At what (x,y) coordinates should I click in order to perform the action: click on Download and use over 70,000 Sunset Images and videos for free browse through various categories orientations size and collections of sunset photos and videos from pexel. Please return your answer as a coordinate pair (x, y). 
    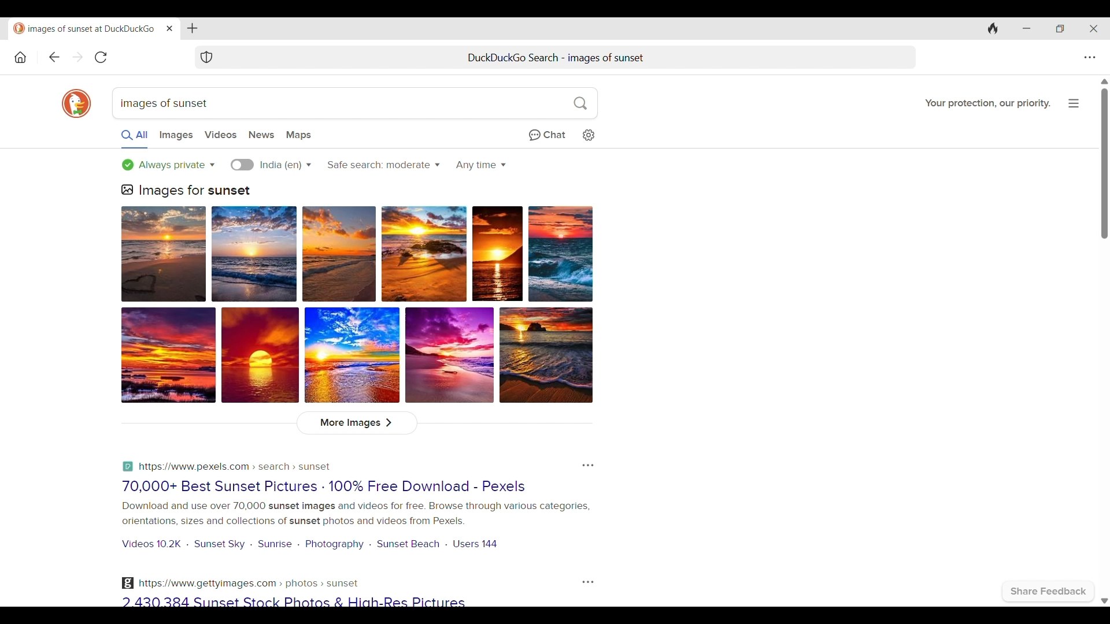
    Looking at the image, I should click on (354, 514).